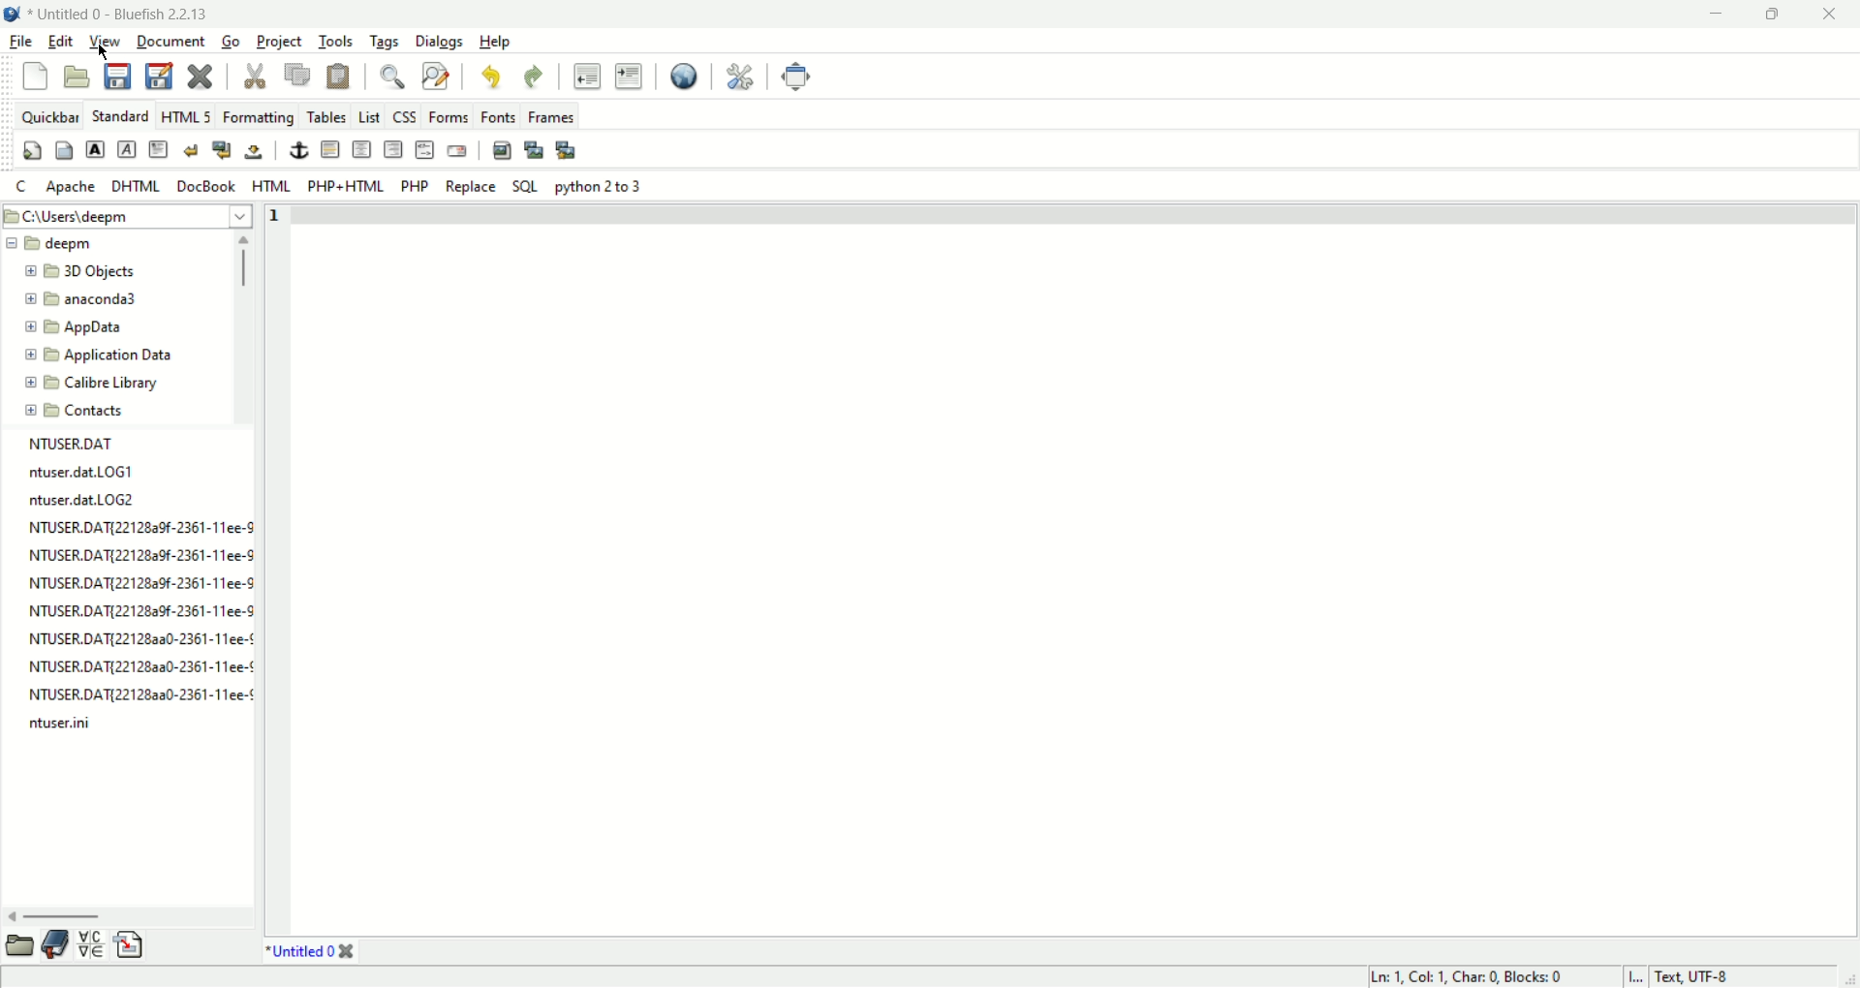  What do you see at coordinates (458, 152) in the screenshot?
I see `email` at bounding box center [458, 152].